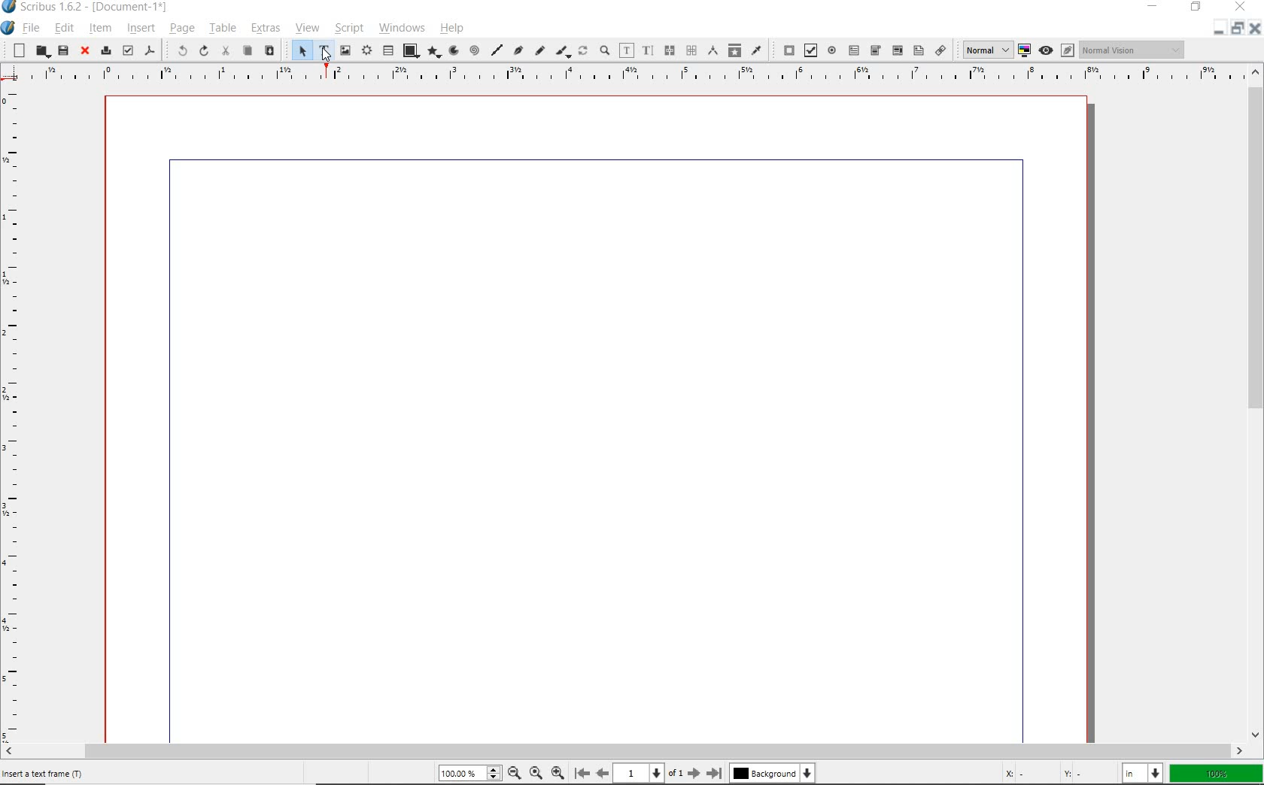 Image resolution: width=1264 pixels, height=785 pixels. What do you see at coordinates (85, 51) in the screenshot?
I see `close` at bounding box center [85, 51].